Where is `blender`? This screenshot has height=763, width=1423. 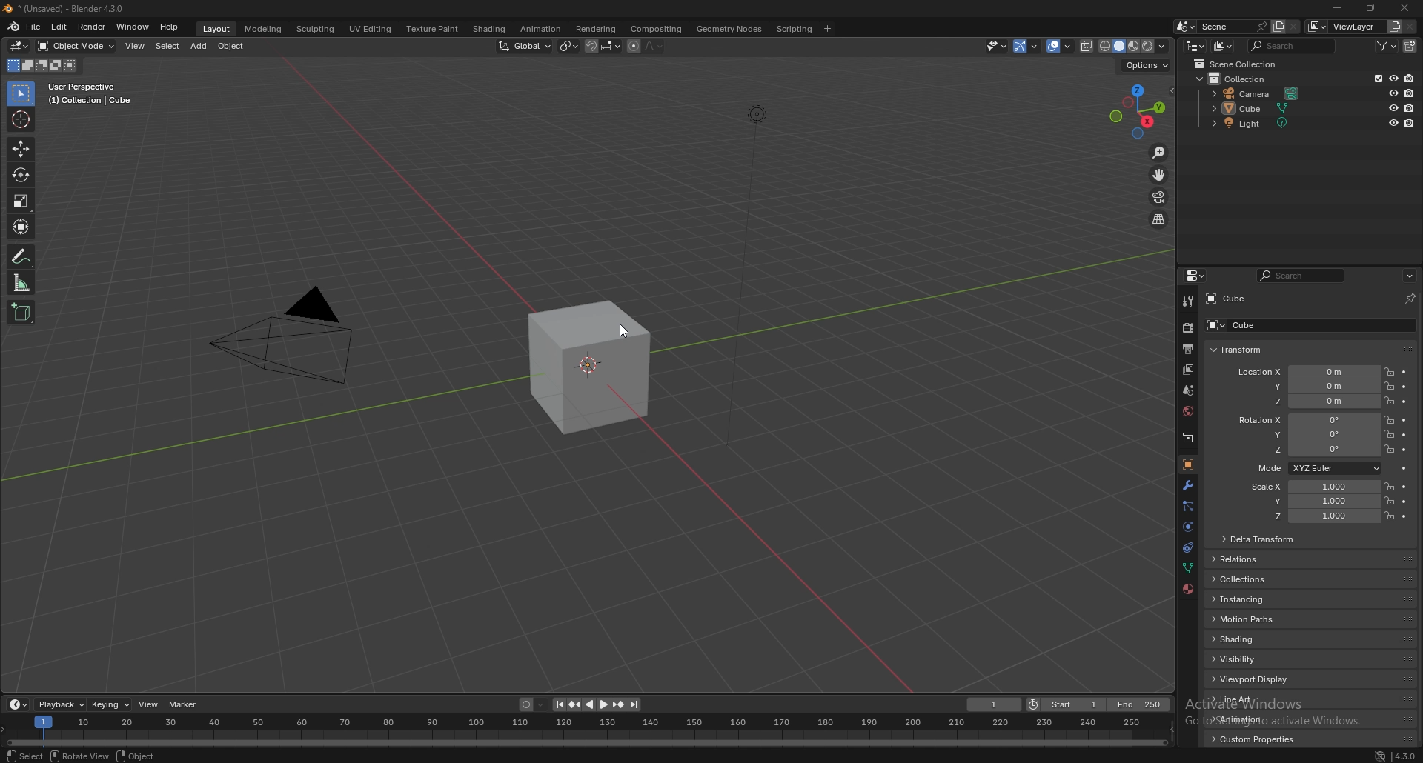
blender is located at coordinates (12, 27).